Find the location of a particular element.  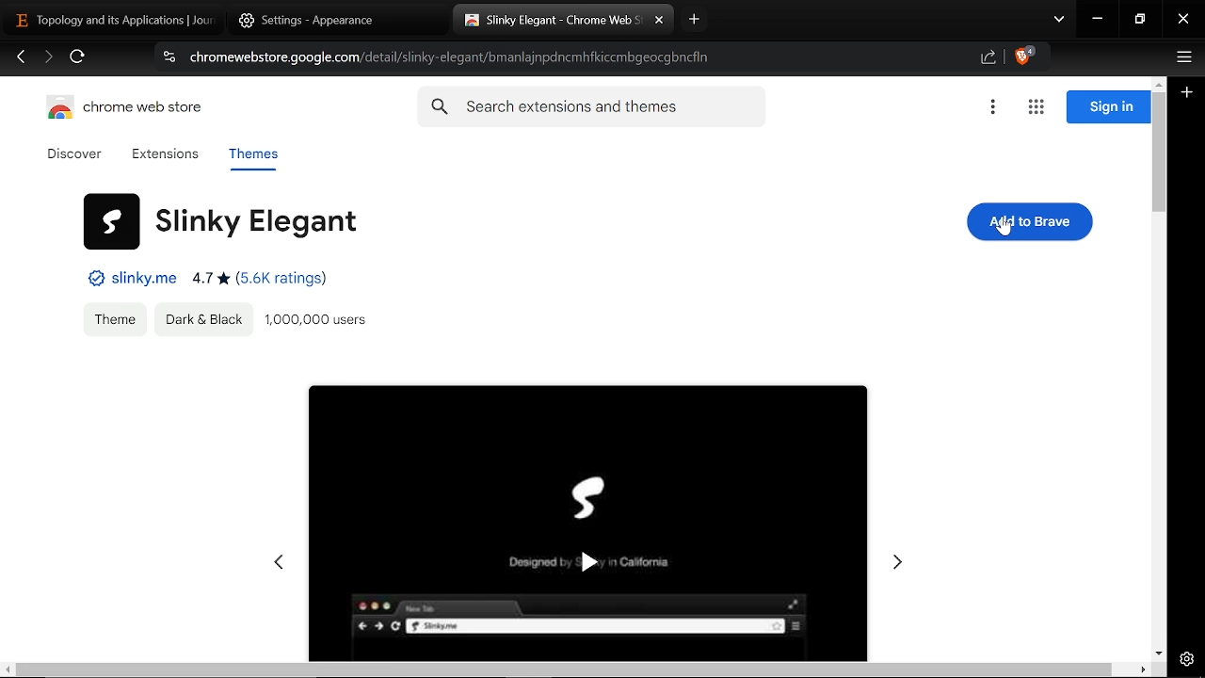

cursor is located at coordinates (1004, 228).